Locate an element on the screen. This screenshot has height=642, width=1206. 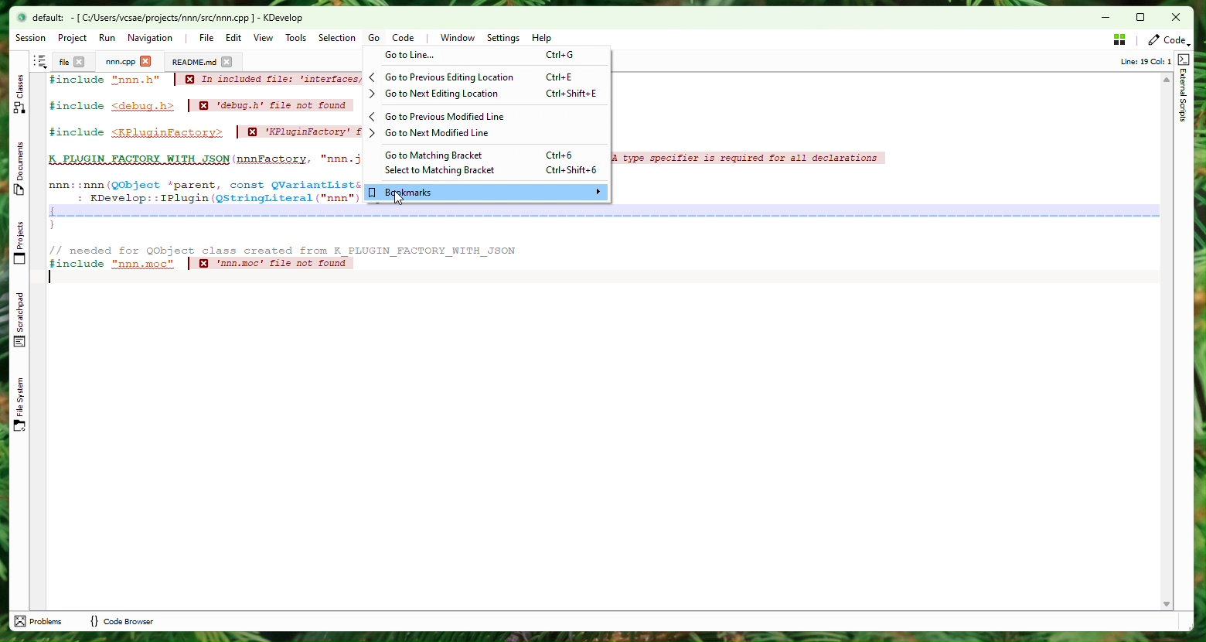
File is located at coordinates (206, 37).